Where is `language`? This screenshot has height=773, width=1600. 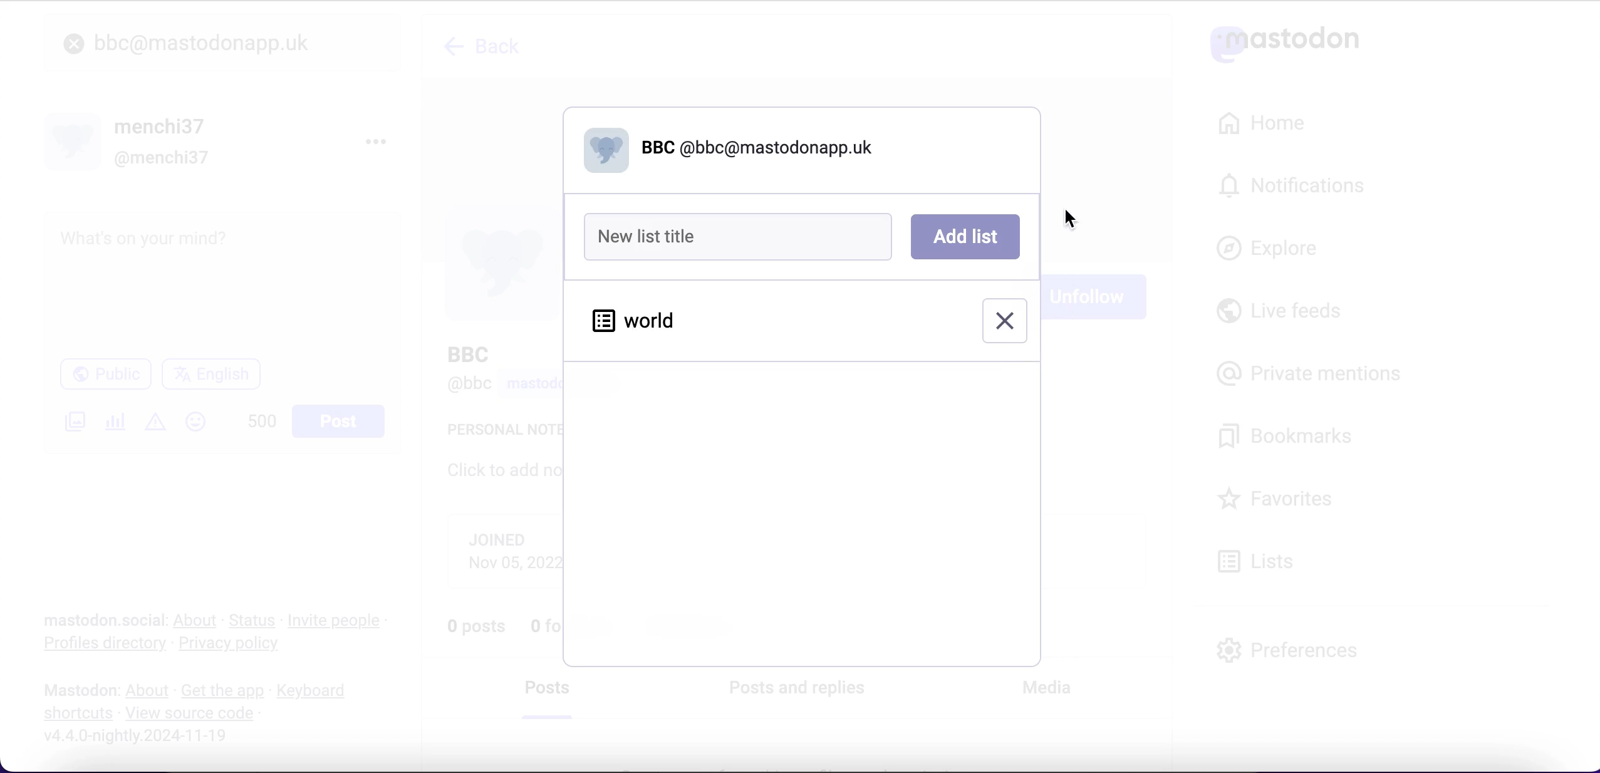
language is located at coordinates (217, 379).